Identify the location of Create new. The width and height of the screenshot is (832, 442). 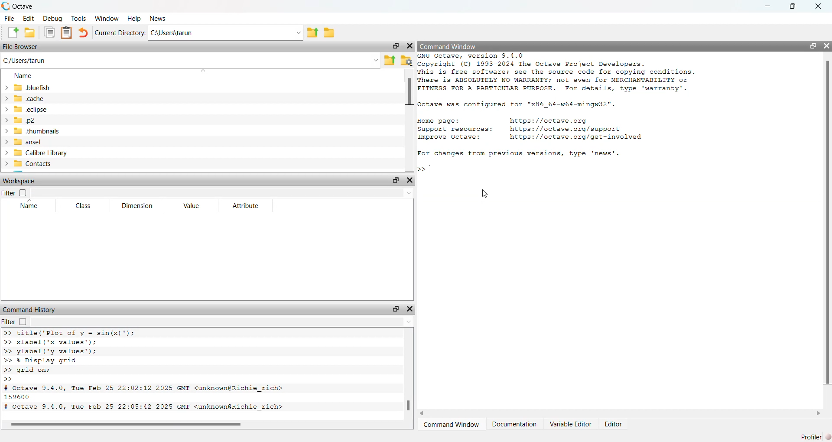
(14, 32).